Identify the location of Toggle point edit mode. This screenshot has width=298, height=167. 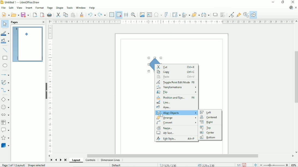
(231, 15).